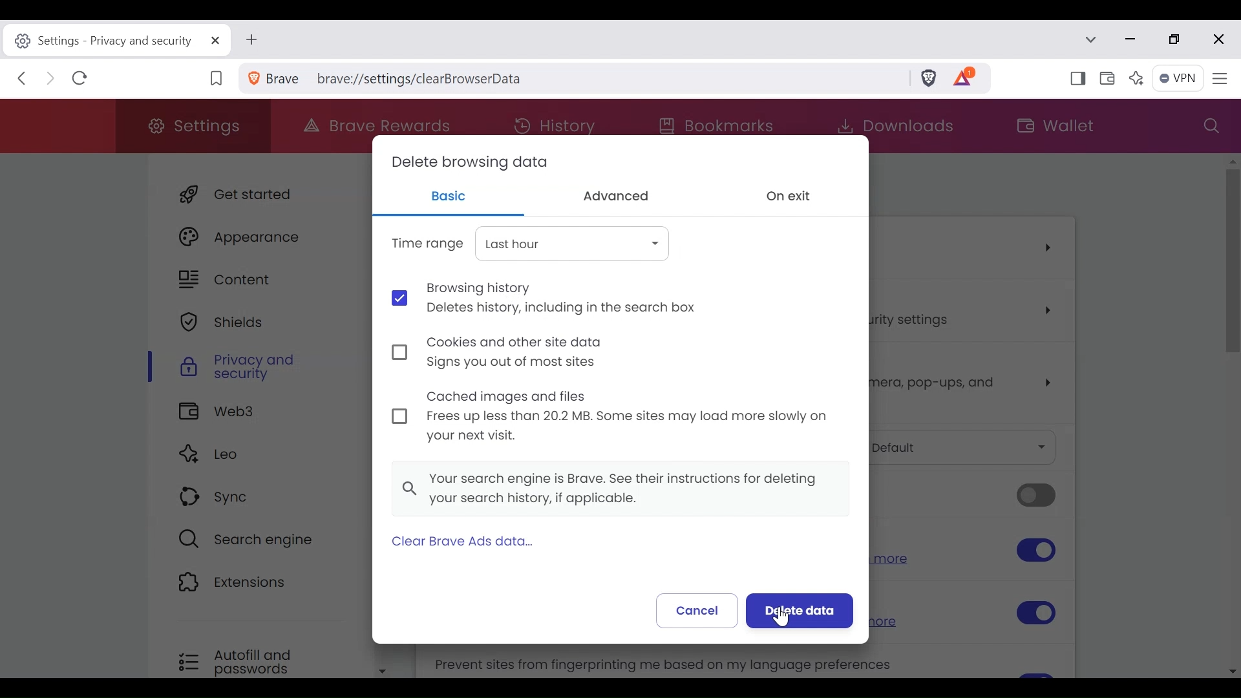 The width and height of the screenshot is (1241, 698). I want to click on History, so click(560, 125).